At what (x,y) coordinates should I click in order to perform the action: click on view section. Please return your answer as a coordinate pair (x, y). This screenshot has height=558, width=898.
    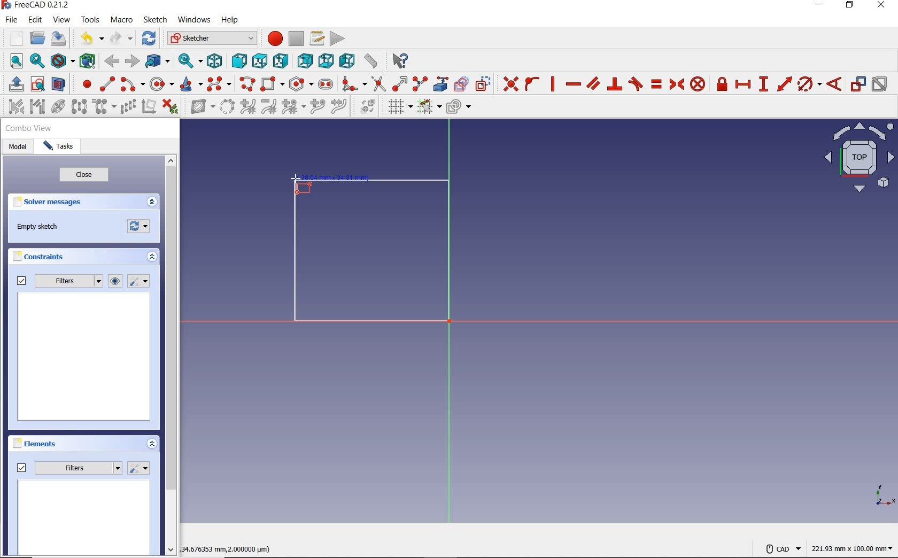
    Looking at the image, I should click on (59, 84).